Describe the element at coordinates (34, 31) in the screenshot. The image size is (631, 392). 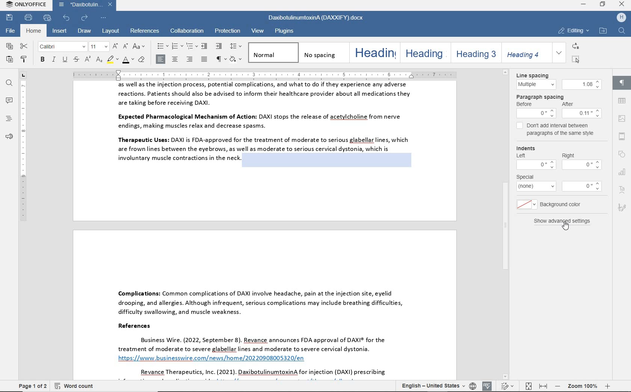
I see `home` at that location.